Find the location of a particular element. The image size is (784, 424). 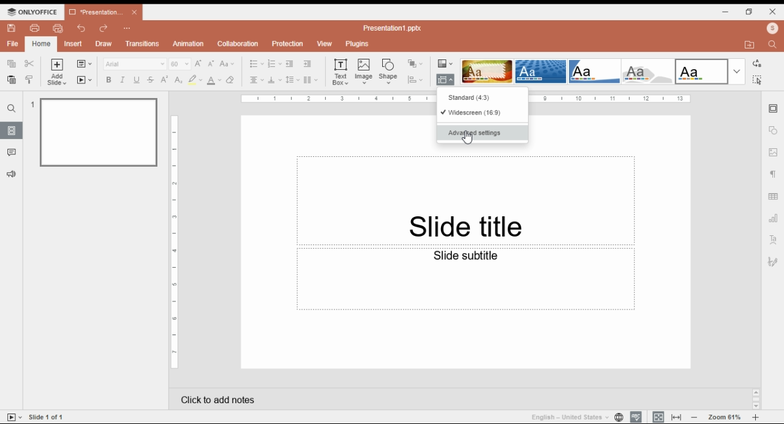

Presentation1.pptx is located at coordinates (394, 28).